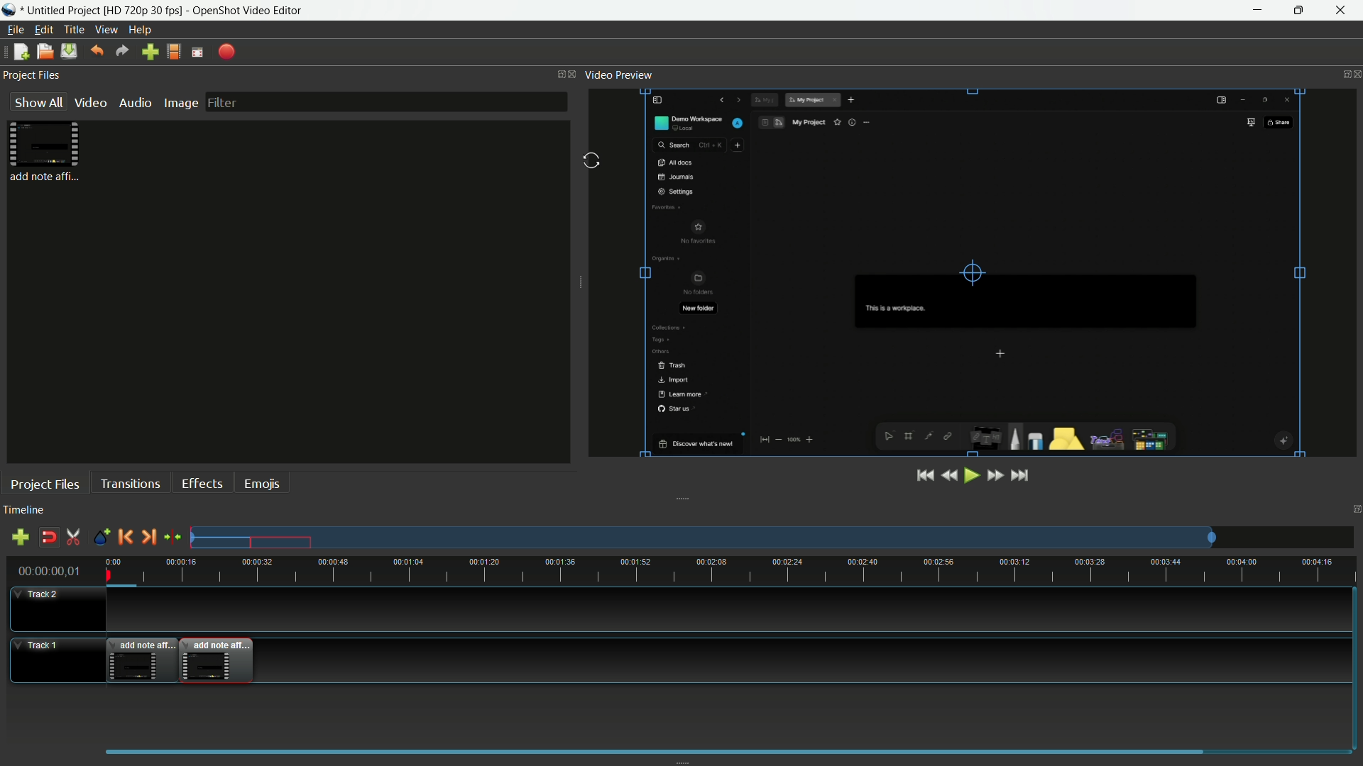  Describe the element at coordinates (124, 536) in the screenshot. I see `previous marker` at that location.